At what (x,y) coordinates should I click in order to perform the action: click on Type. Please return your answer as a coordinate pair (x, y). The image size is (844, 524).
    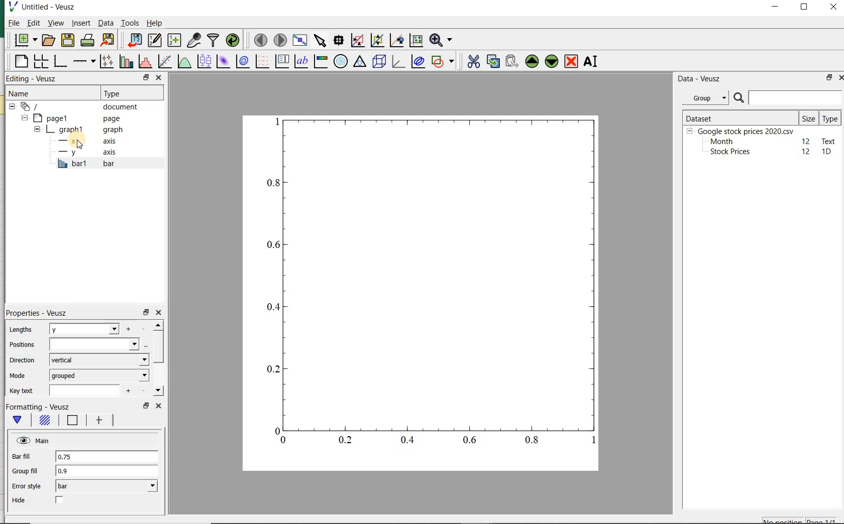
    Looking at the image, I should click on (125, 92).